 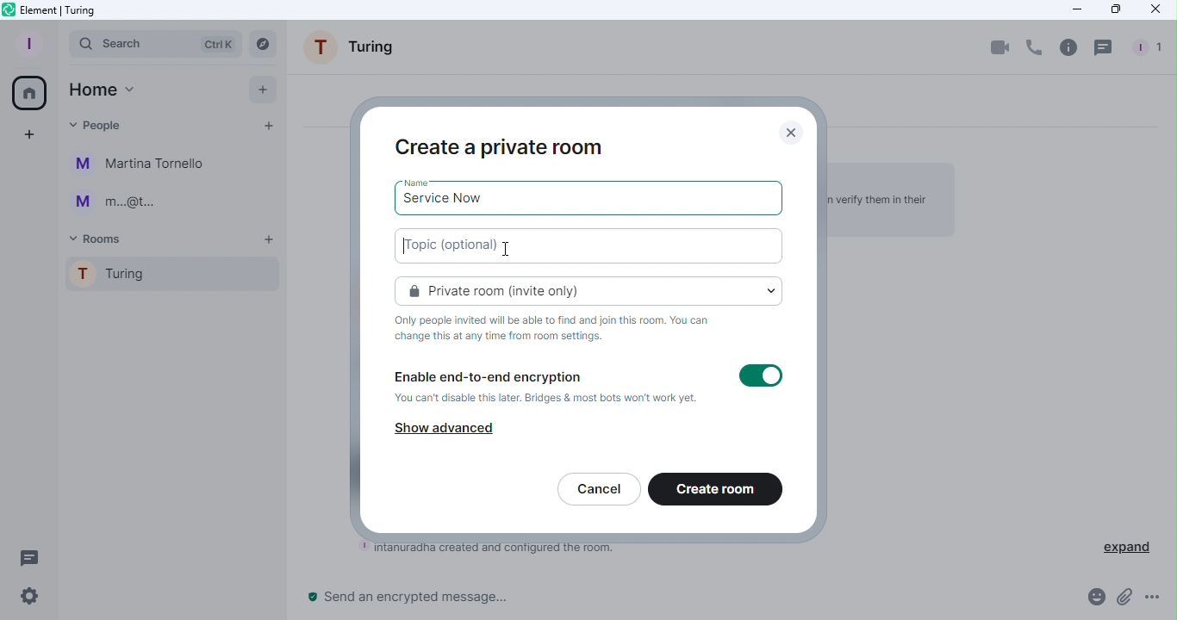 I want to click on Add room, so click(x=271, y=240).